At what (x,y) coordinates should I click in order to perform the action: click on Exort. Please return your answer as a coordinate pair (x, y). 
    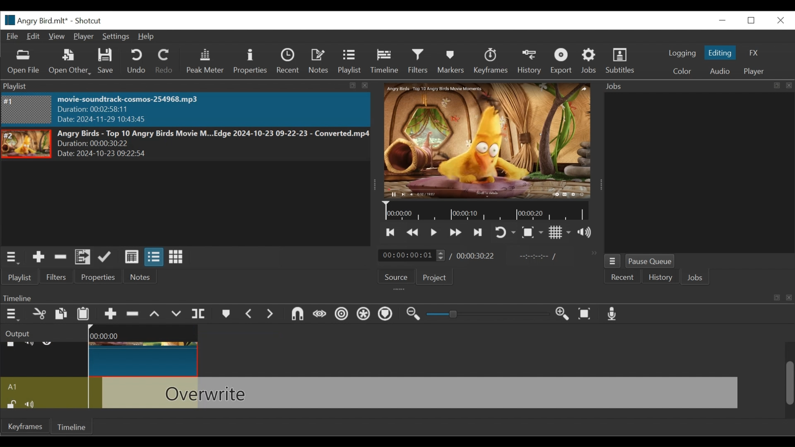
    Looking at the image, I should click on (562, 62).